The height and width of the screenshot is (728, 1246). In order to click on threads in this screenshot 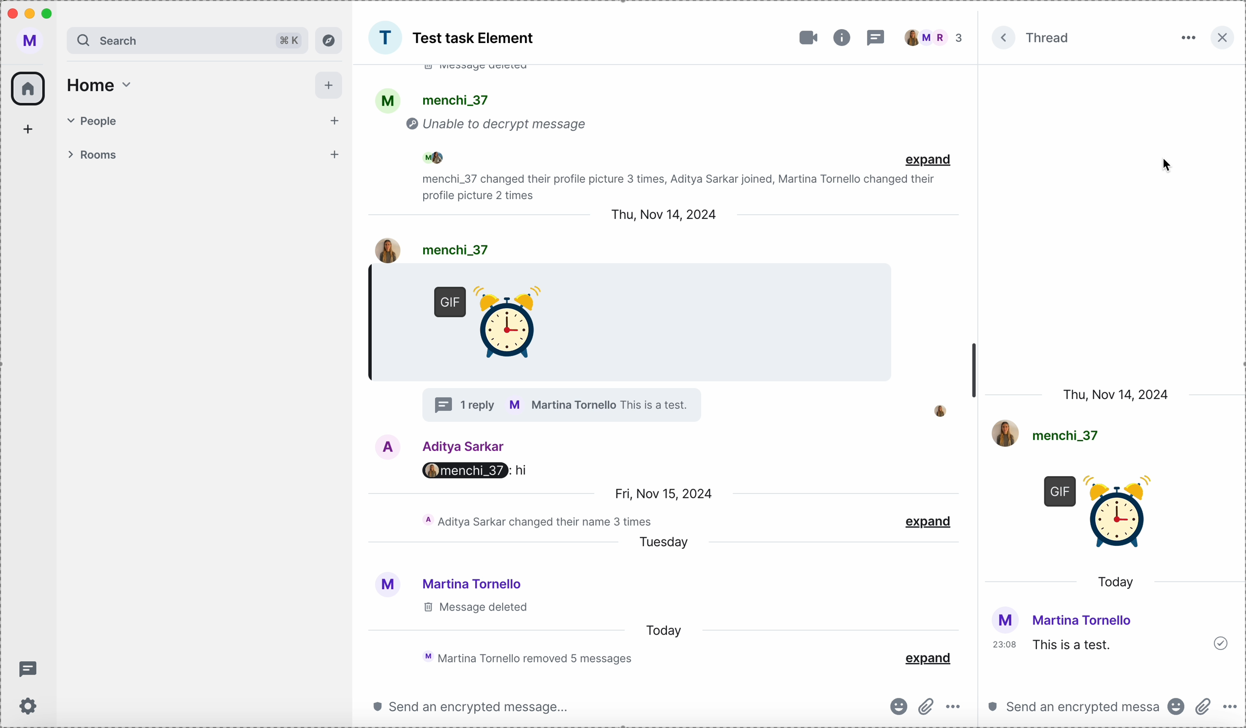, I will do `click(878, 37)`.